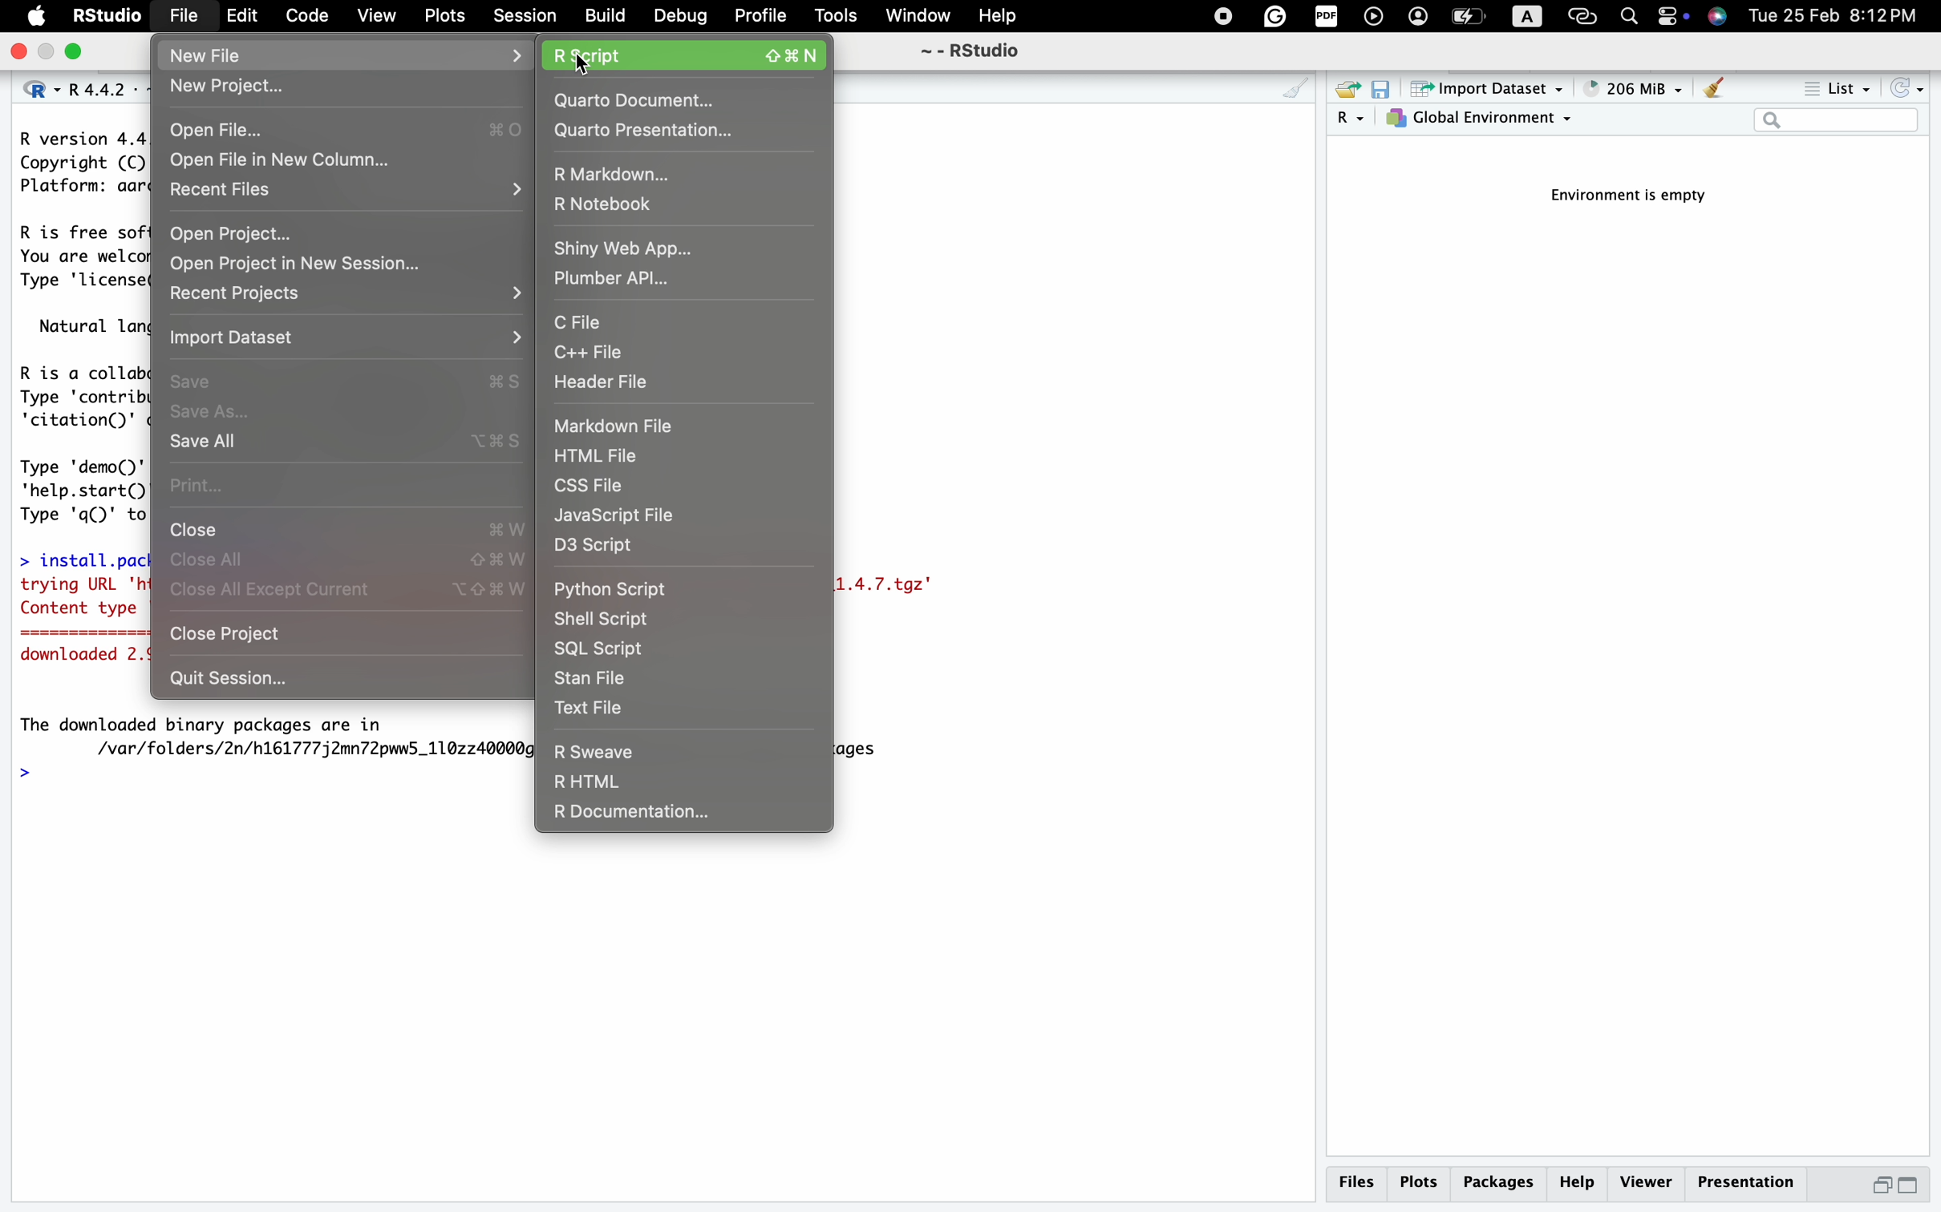  Describe the element at coordinates (1576, 1184) in the screenshot. I see `help` at that location.